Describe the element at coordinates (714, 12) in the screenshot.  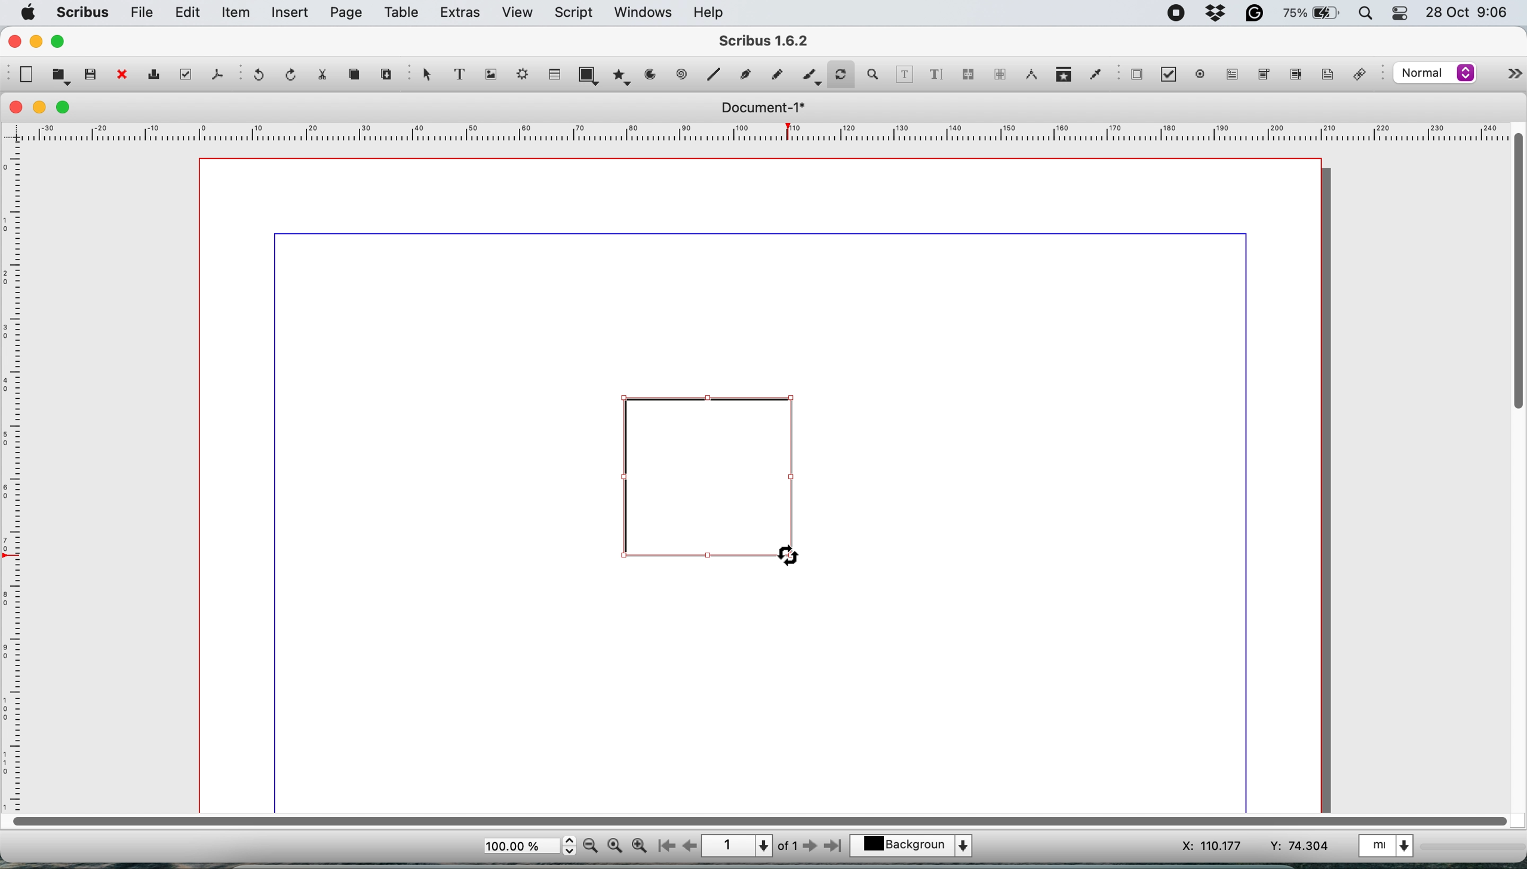
I see `help` at that location.